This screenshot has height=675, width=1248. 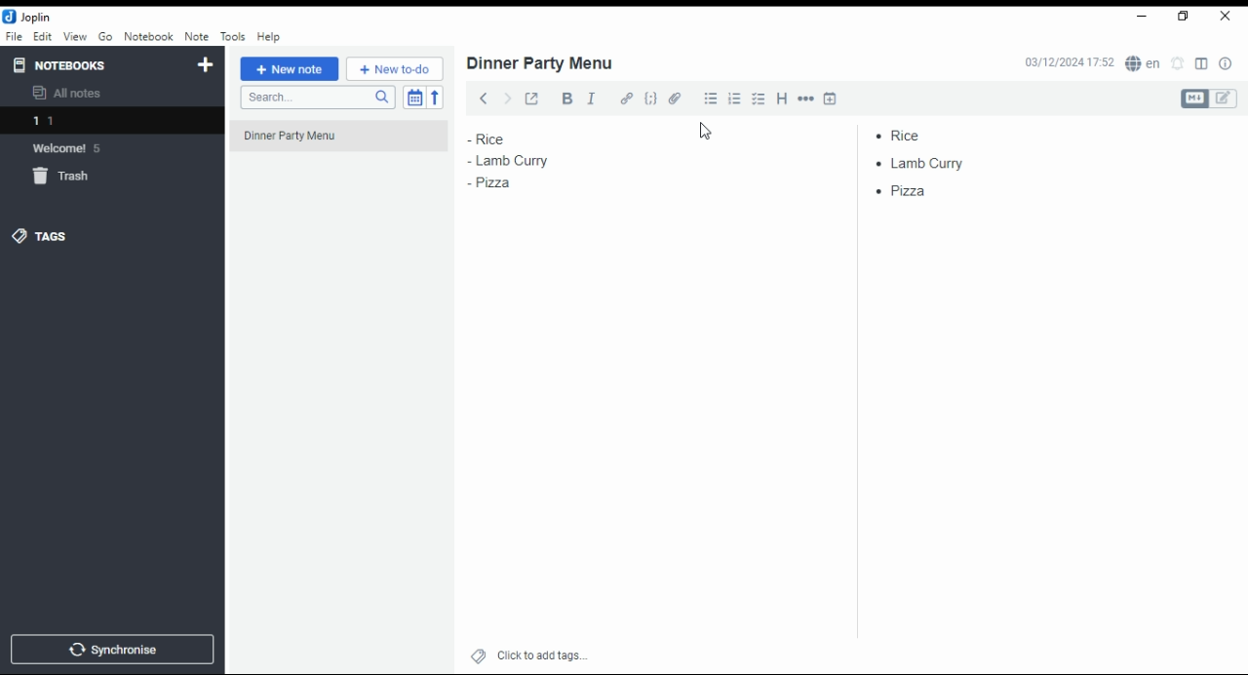 What do you see at coordinates (592, 98) in the screenshot?
I see `italics` at bounding box center [592, 98].